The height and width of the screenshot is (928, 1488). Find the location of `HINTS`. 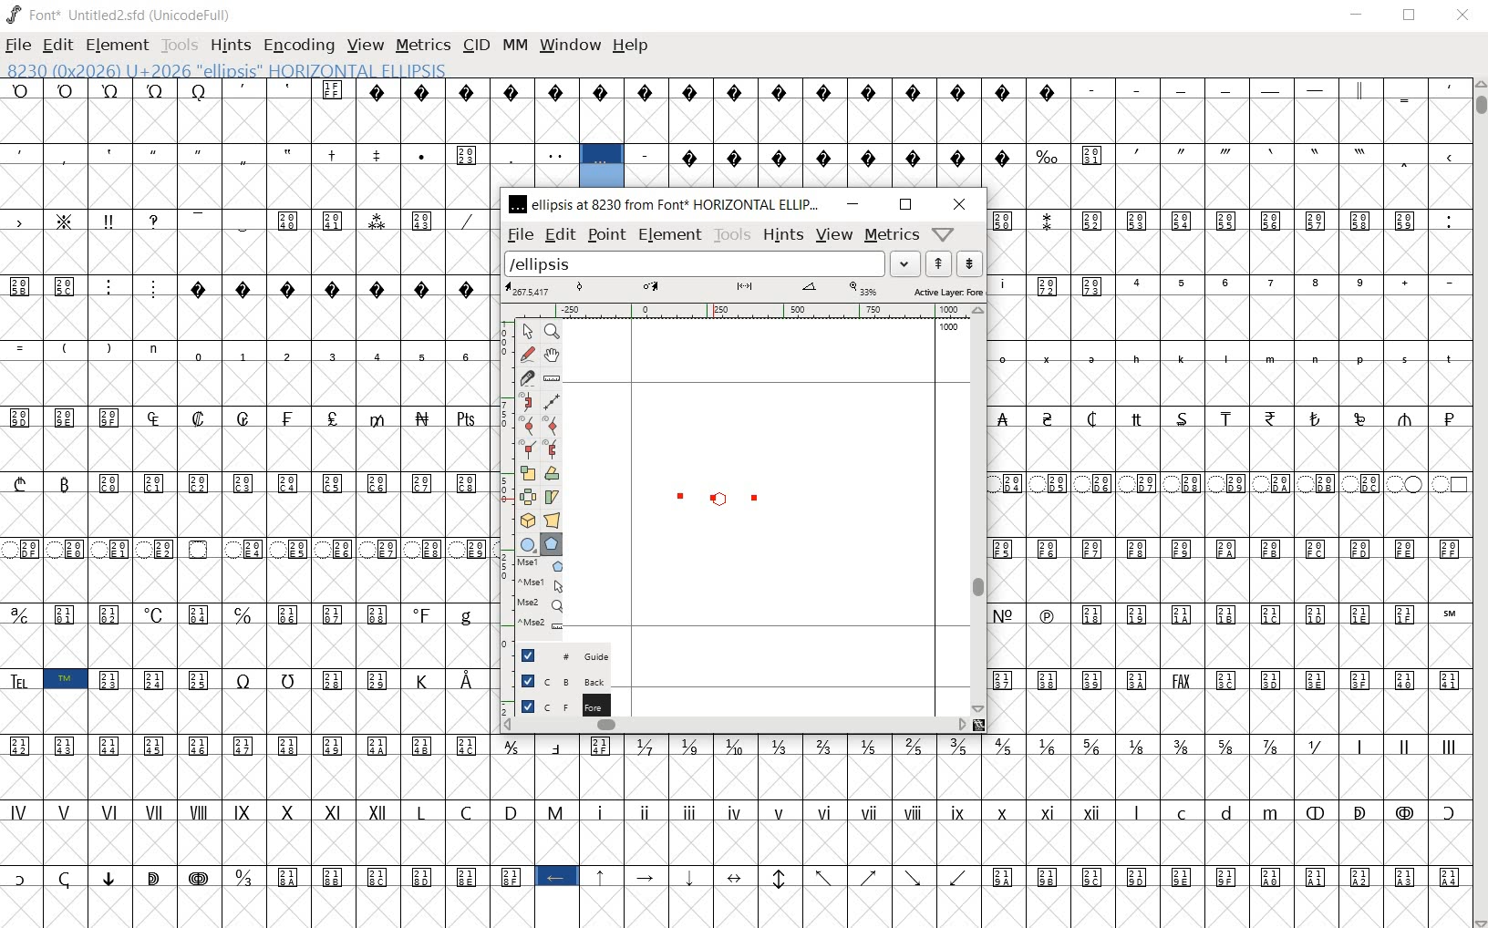

HINTS is located at coordinates (229, 47).